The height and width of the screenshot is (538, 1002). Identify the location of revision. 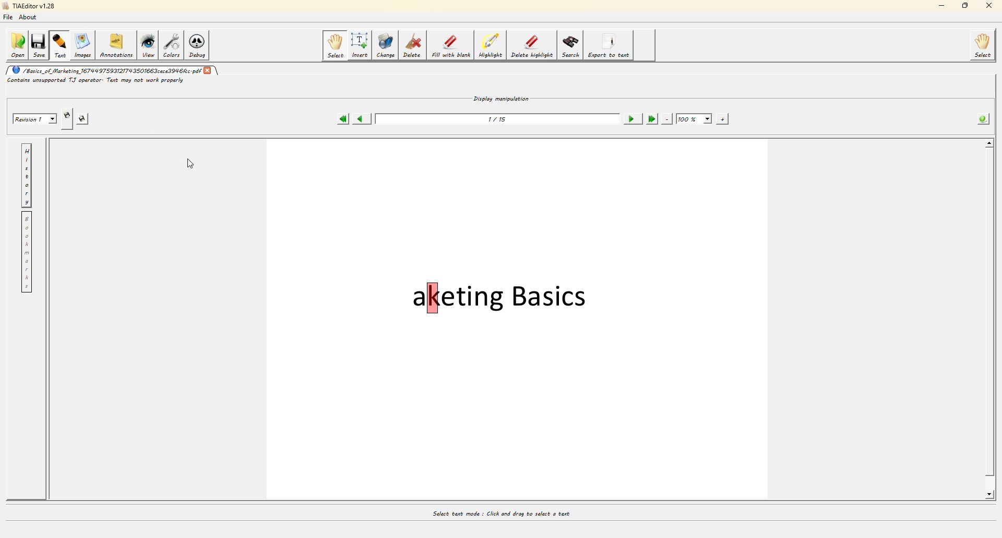
(33, 115).